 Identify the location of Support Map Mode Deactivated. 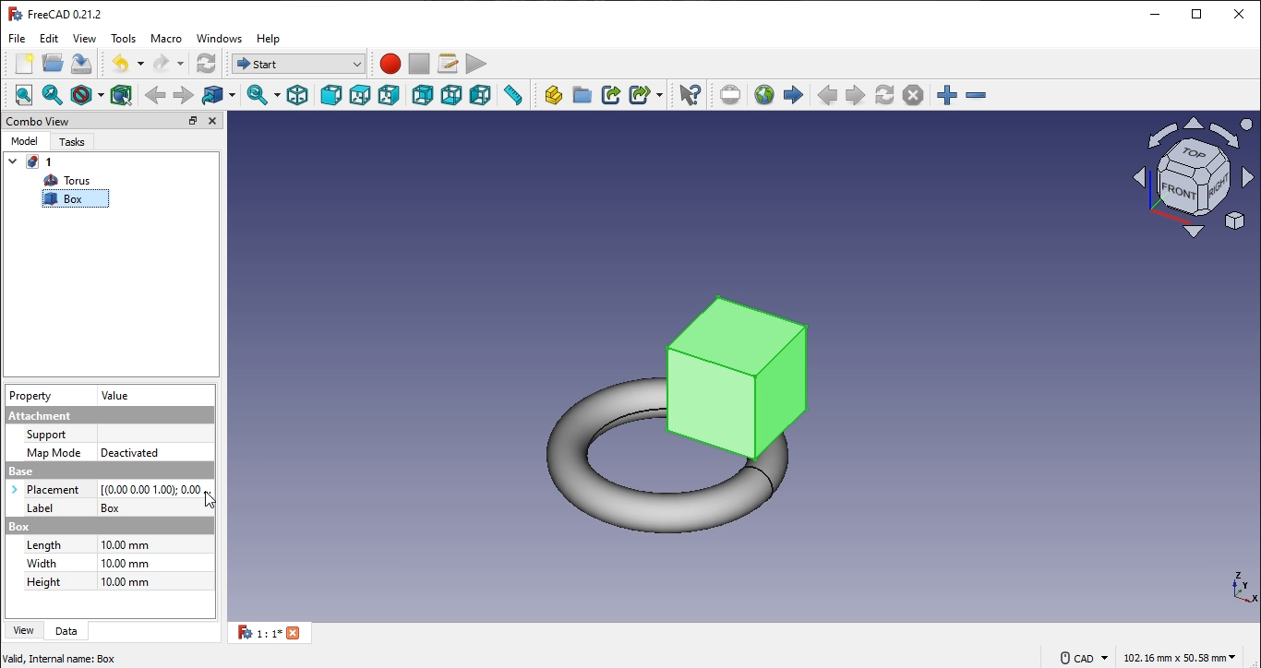
(106, 442).